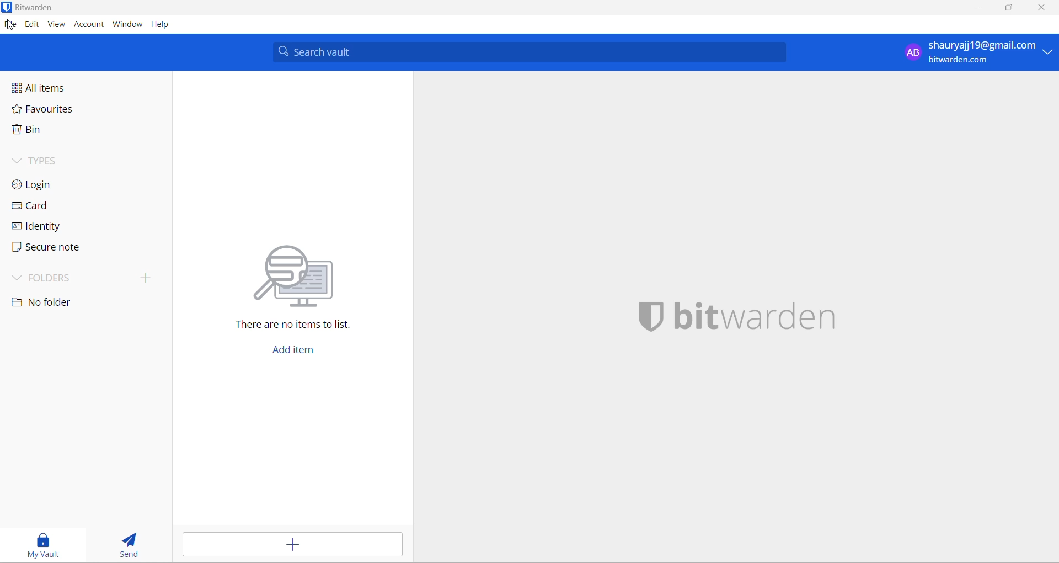 The image size is (1059, 563). What do you see at coordinates (75, 185) in the screenshot?
I see `login` at bounding box center [75, 185].